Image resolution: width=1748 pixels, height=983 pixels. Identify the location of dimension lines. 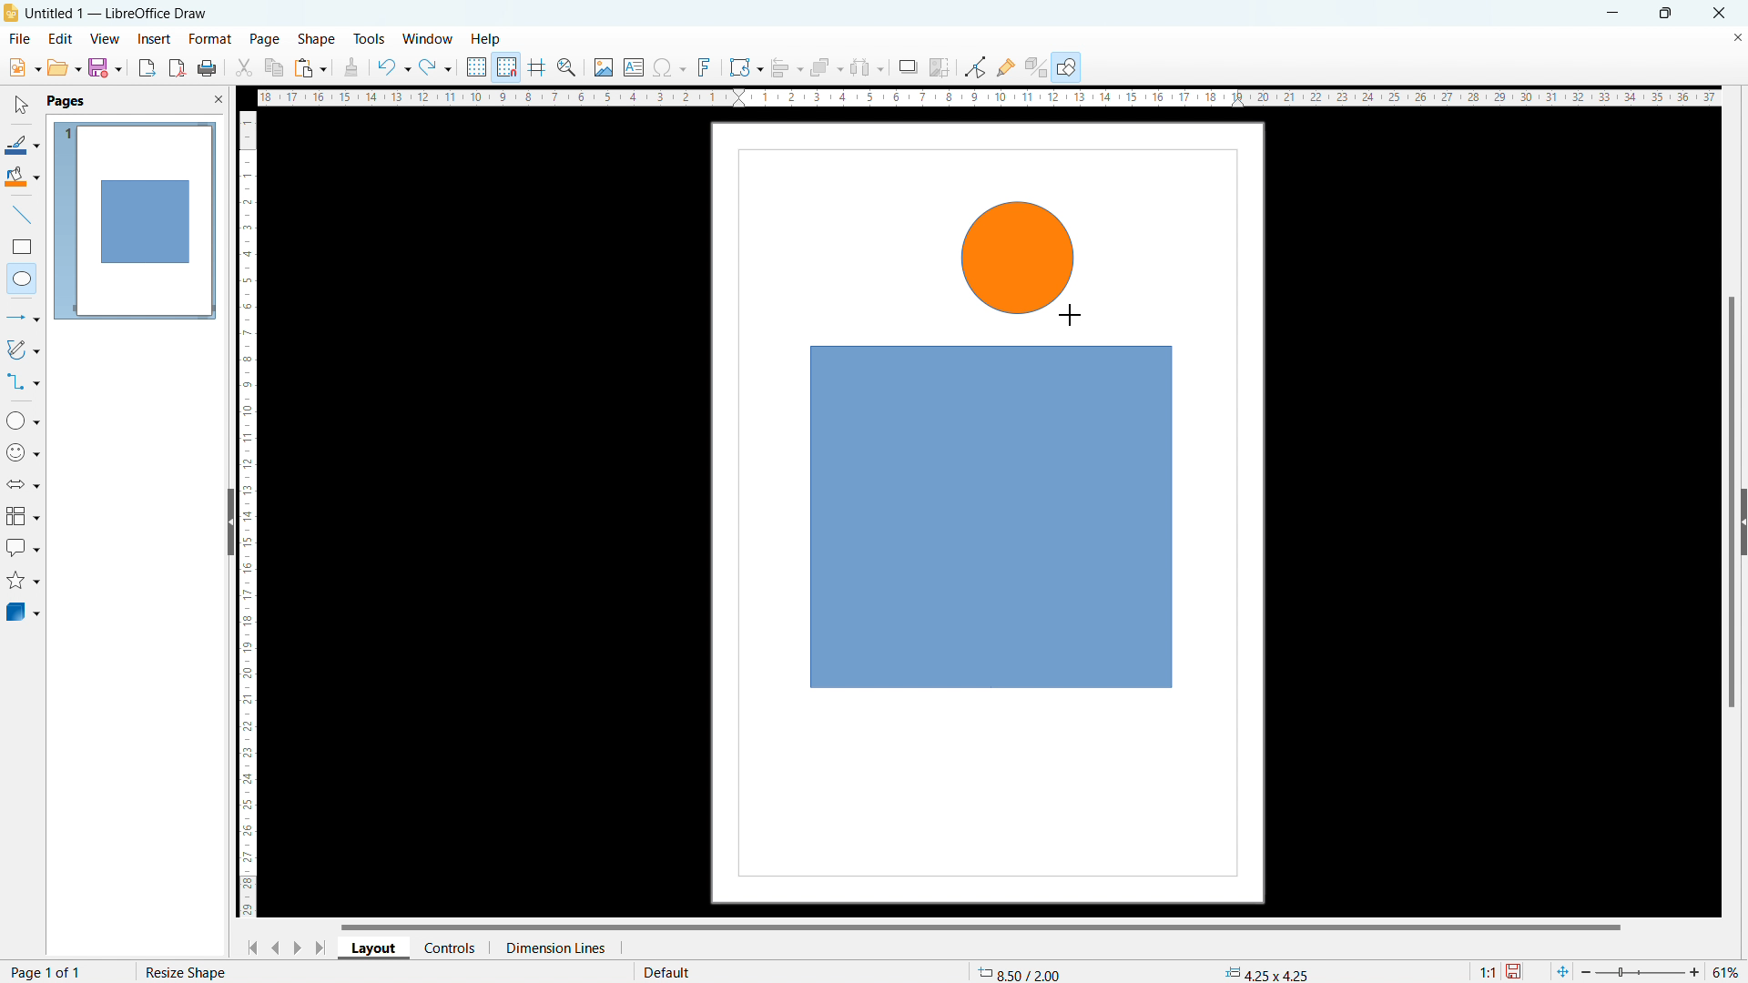
(554, 948).